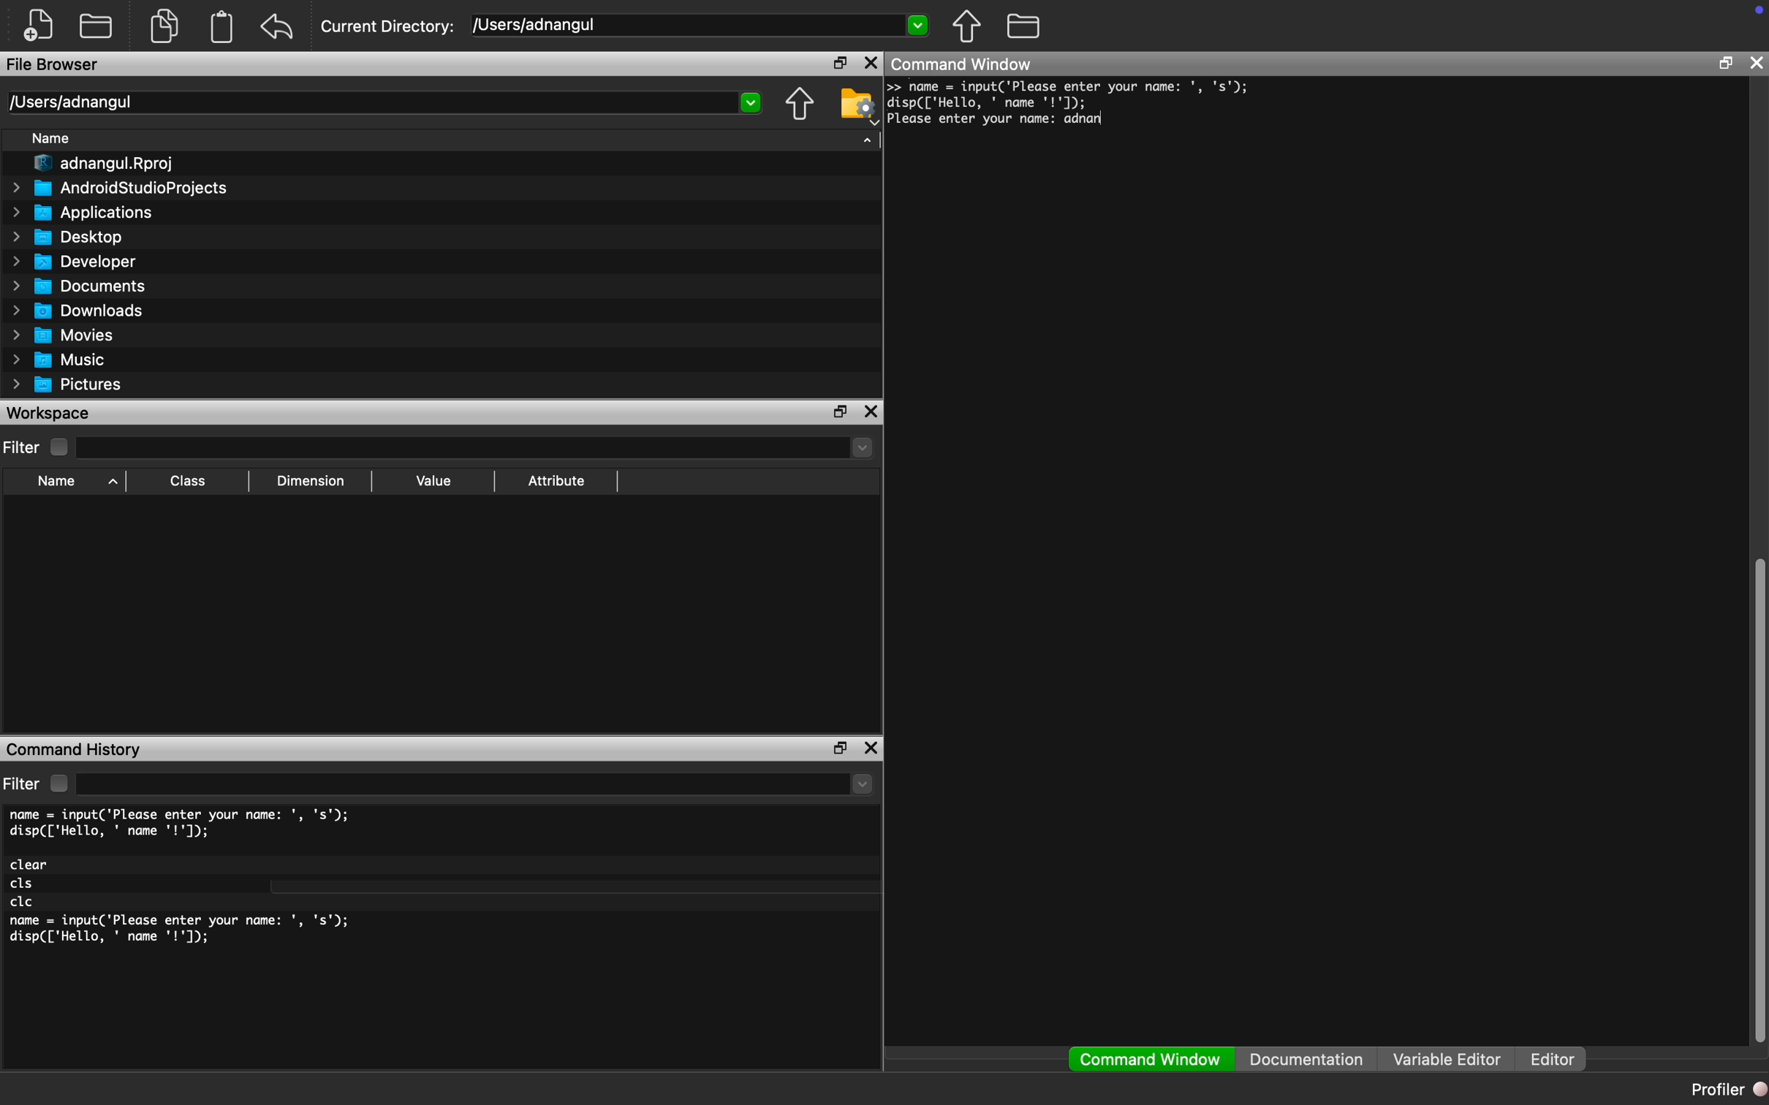  Describe the element at coordinates (57, 360) in the screenshot. I see `Music` at that location.